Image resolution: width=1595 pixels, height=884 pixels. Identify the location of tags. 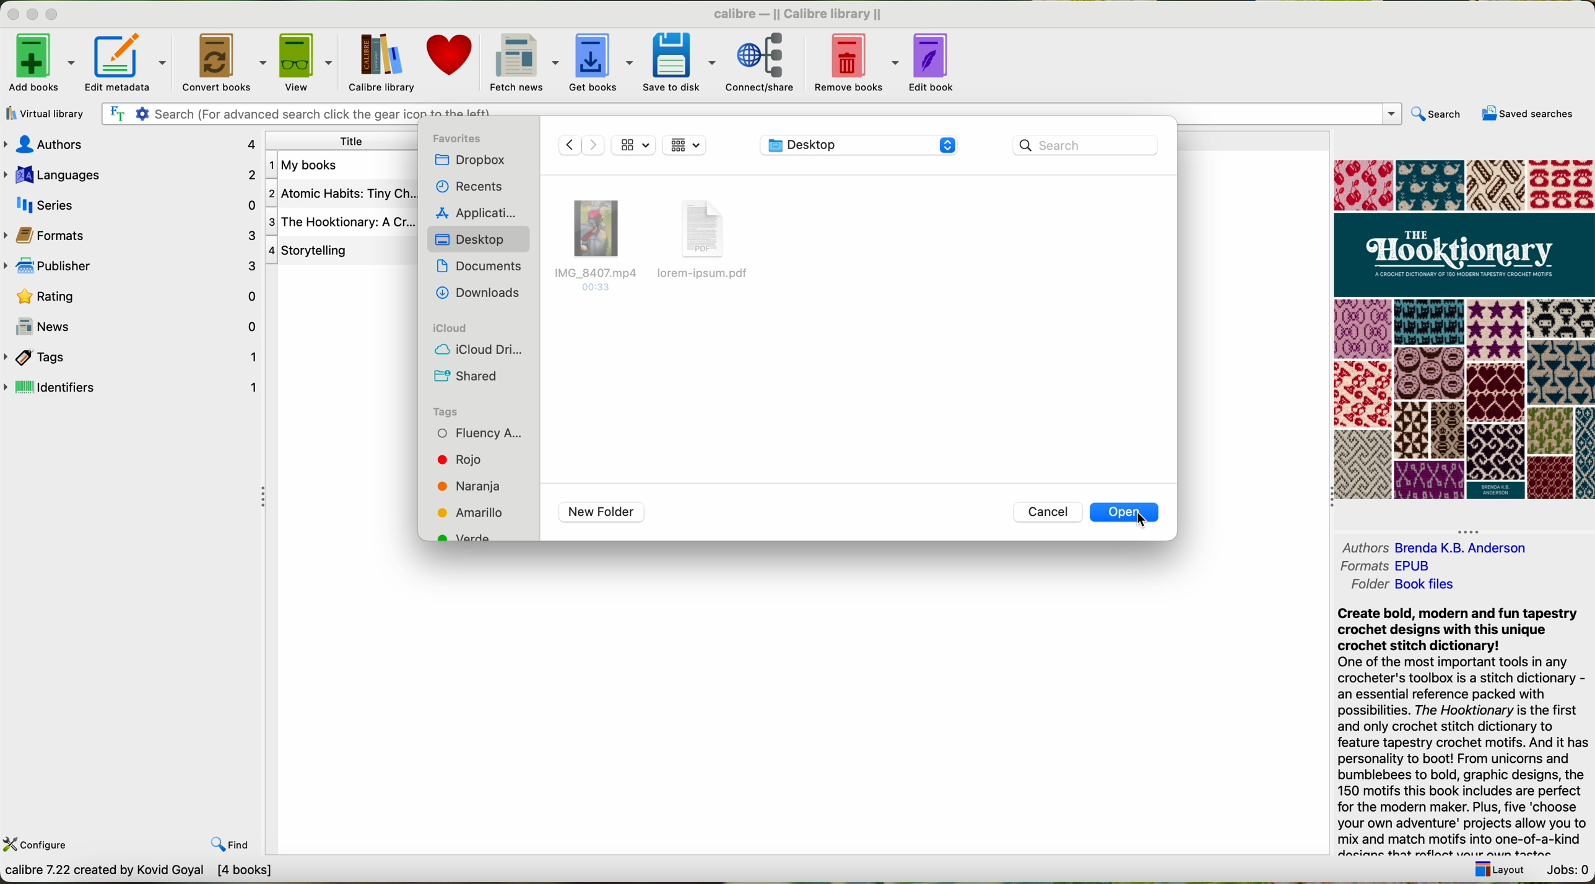
(128, 356).